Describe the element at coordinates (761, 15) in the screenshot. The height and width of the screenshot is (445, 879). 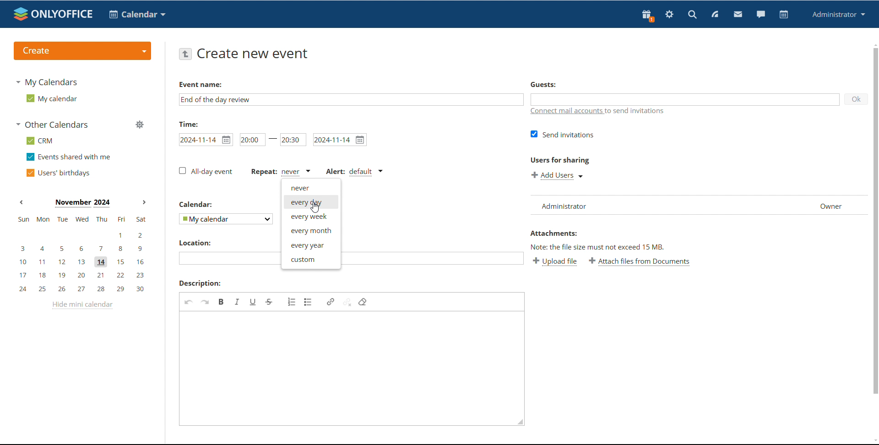
I see `chat` at that location.